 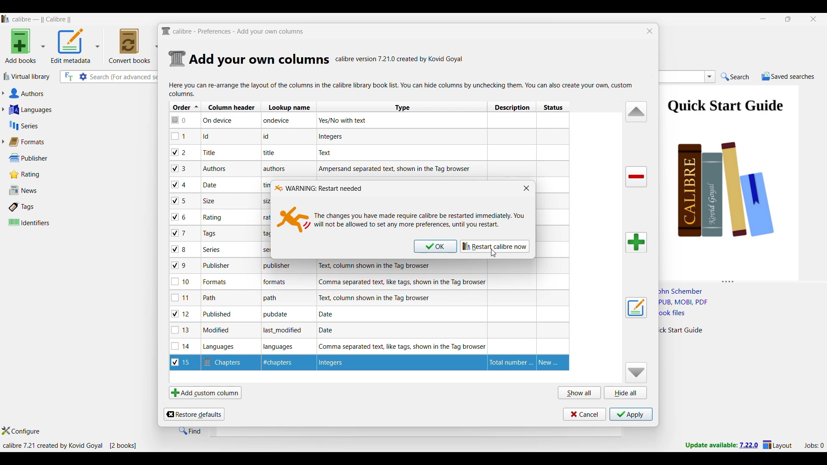 What do you see at coordinates (185, 107) in the screenshot?
I see `Order column, current sorting` at bounding box center [185, 107].